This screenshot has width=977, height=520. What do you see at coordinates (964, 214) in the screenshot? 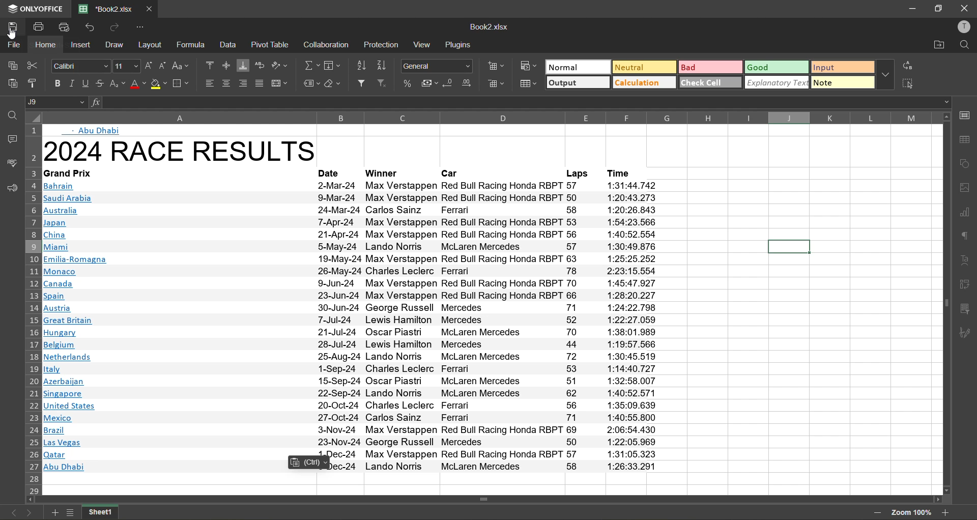
I see `charts` at bounding box center [964, 214].